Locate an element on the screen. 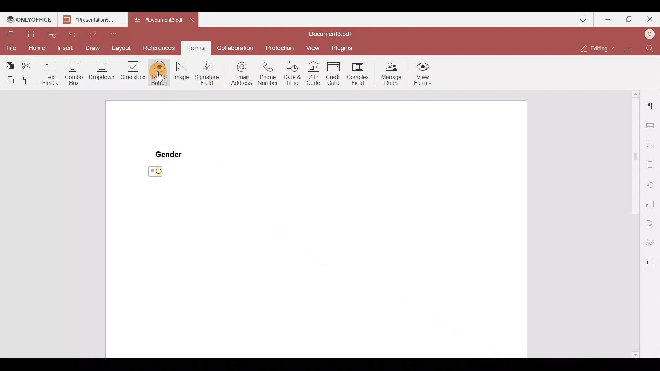  Form settings is located at coordinates (652, 264).